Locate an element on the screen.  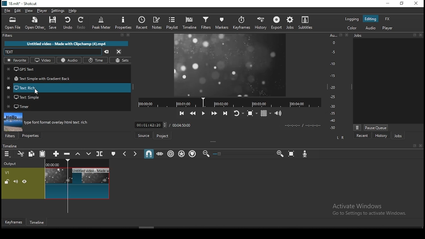
markers is located at coordinates (221, 25).